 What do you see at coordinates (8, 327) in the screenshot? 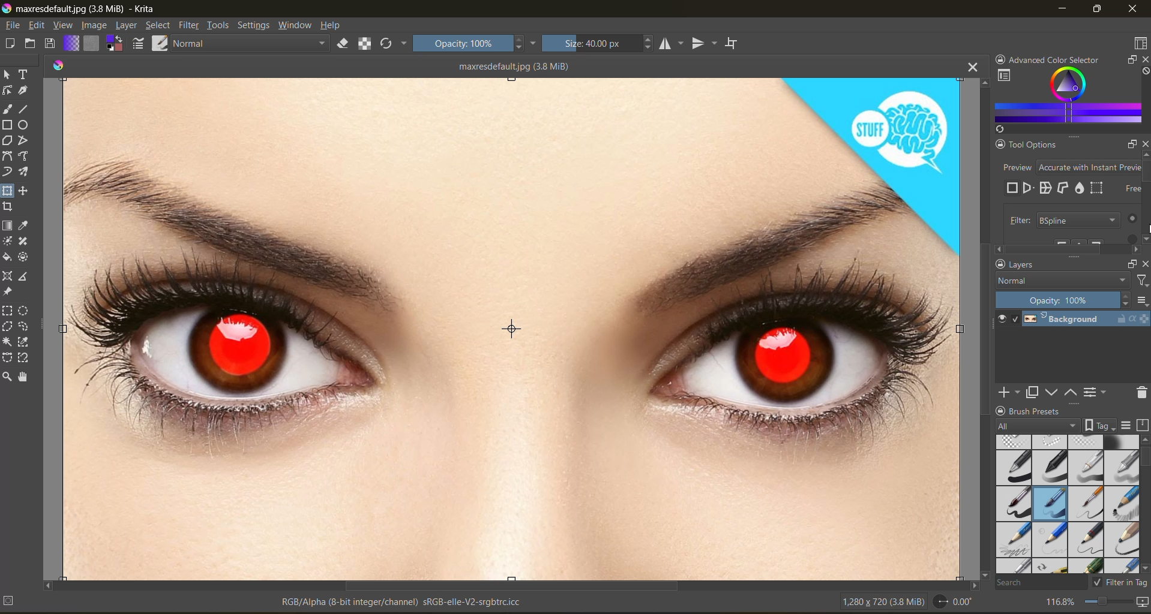
I see `tool` at bounding box center [8, 327].